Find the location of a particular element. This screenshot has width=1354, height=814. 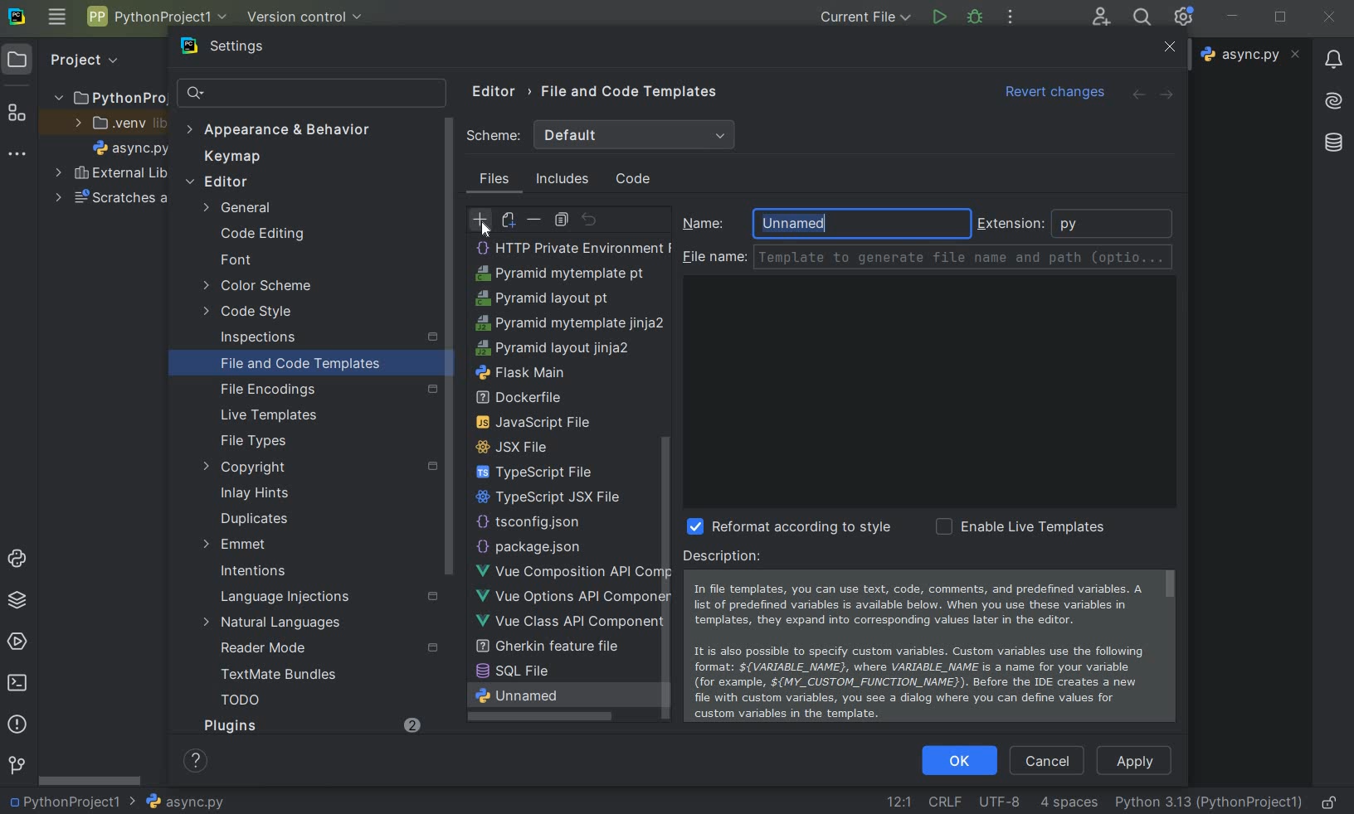

back is located at coordinates (1138, 94).